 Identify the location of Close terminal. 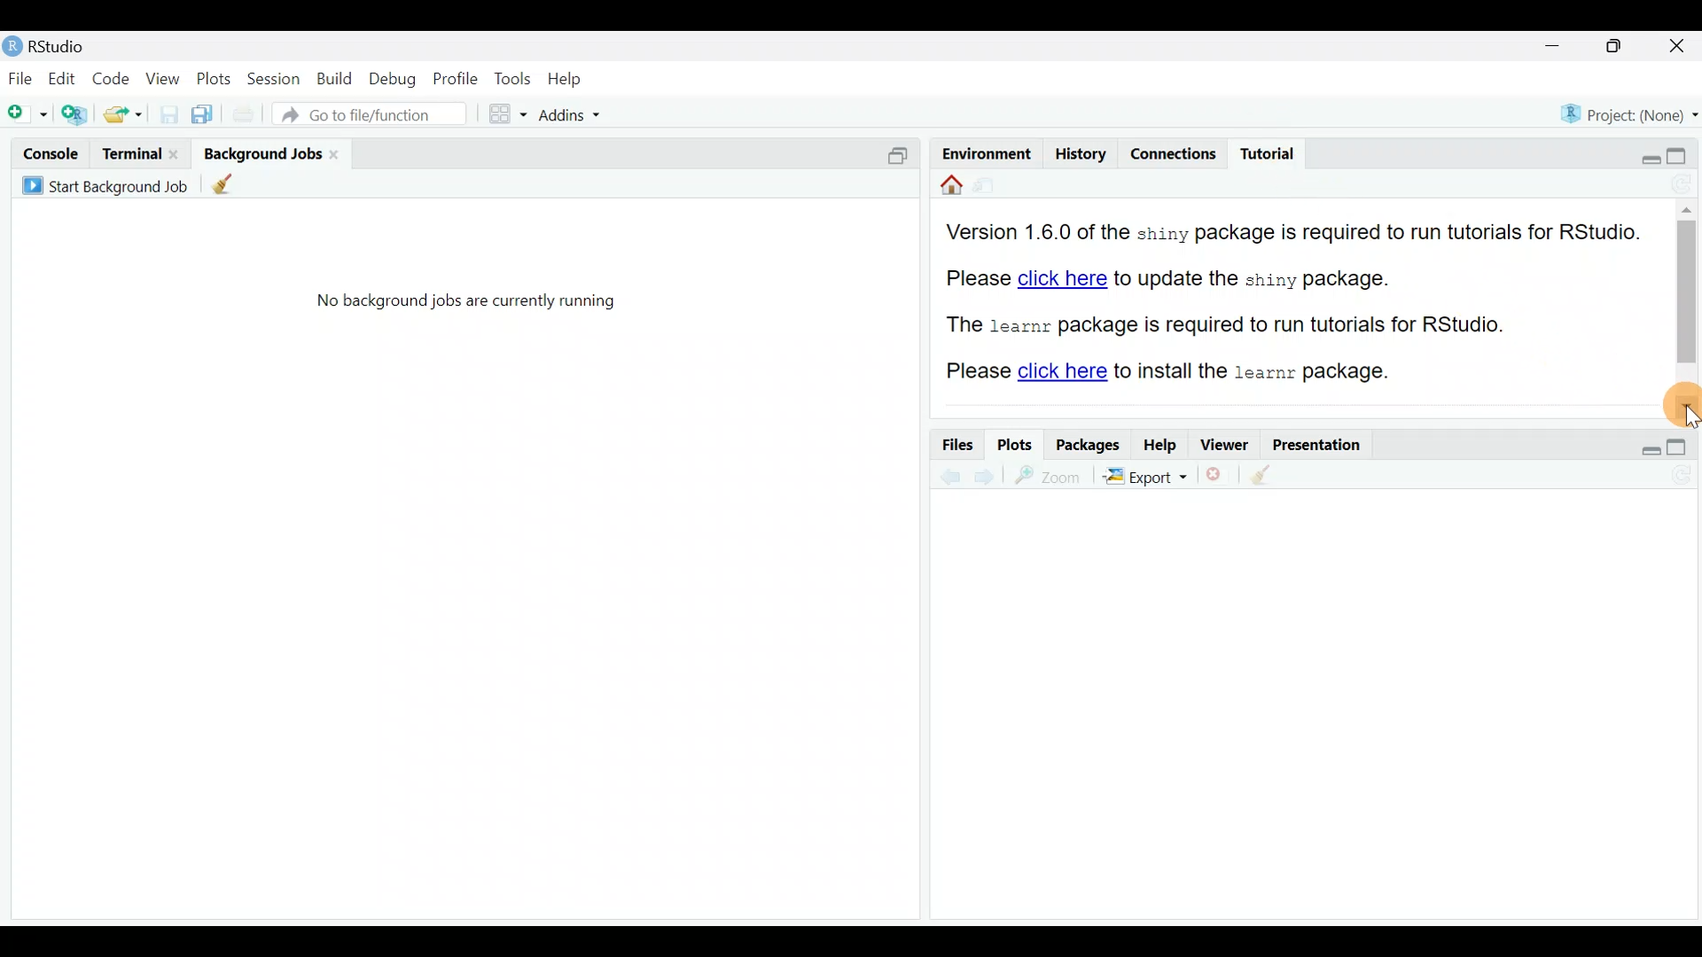
(175, 152).